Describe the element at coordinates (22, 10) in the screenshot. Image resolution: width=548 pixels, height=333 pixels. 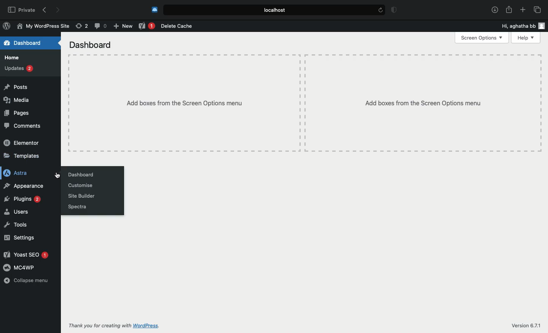
I see `Private` at that location.